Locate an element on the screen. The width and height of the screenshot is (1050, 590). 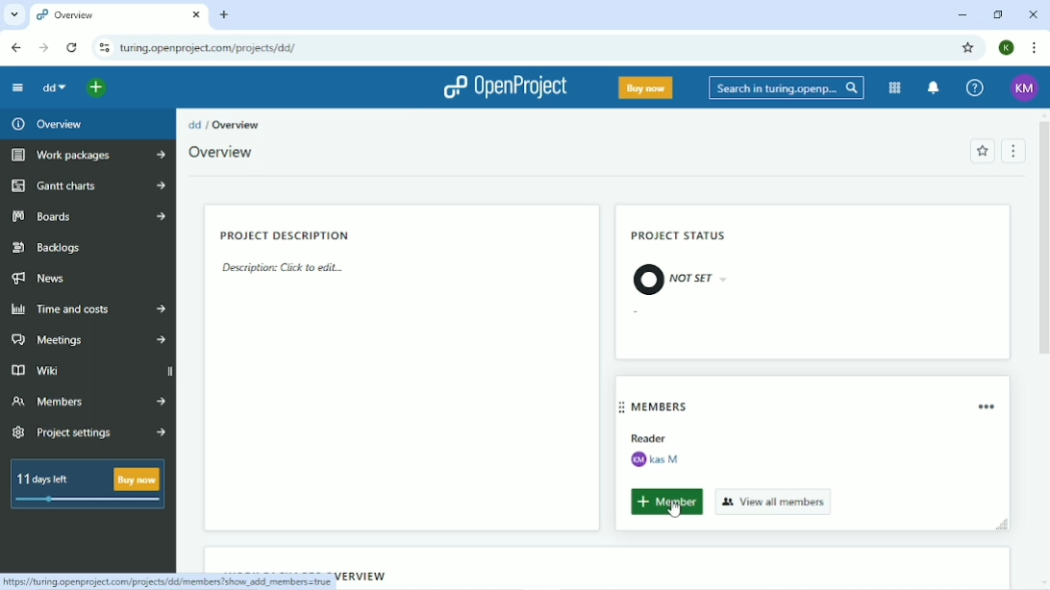
Account is located at coordinates (1006, 48).